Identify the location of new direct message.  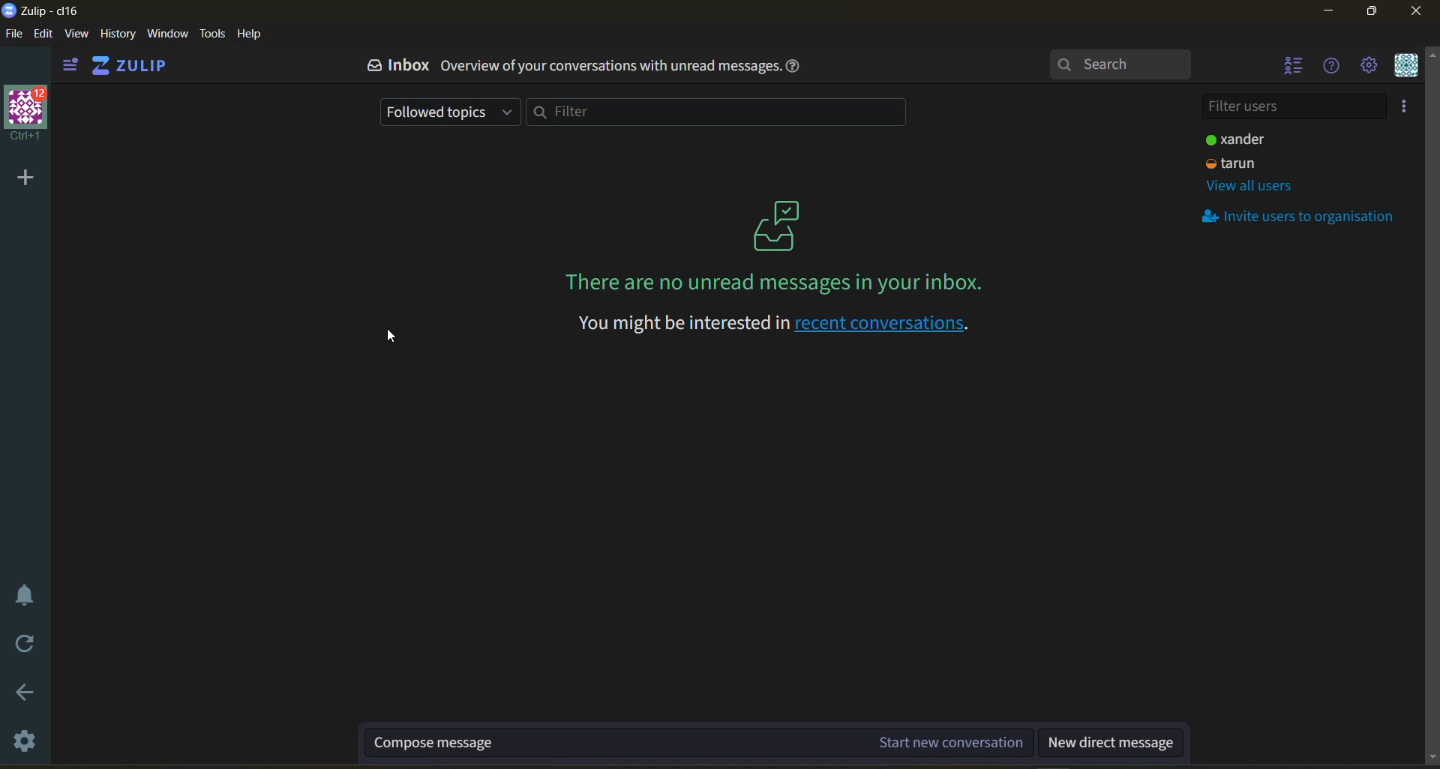
(1109, 744).